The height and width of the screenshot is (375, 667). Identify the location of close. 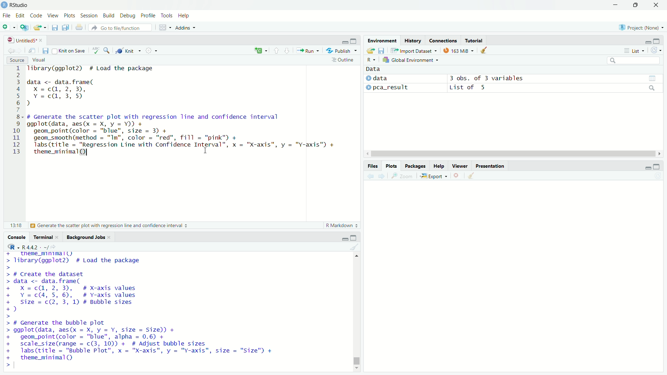
(58, 237).